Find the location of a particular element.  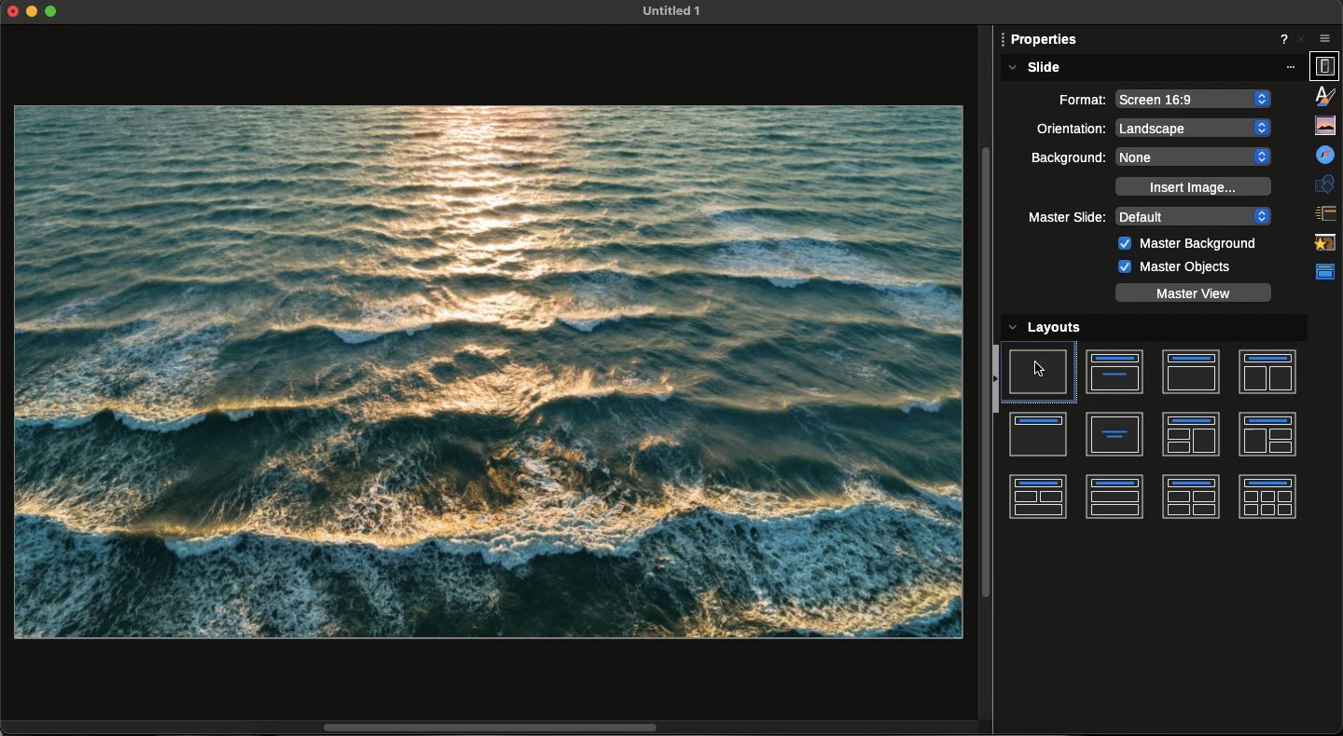

Title and six boxes is located at coordinates (1267, 497).